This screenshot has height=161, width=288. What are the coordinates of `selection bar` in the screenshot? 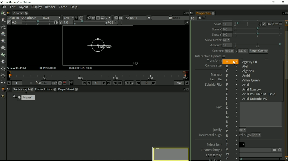 It's located at (247, 24).